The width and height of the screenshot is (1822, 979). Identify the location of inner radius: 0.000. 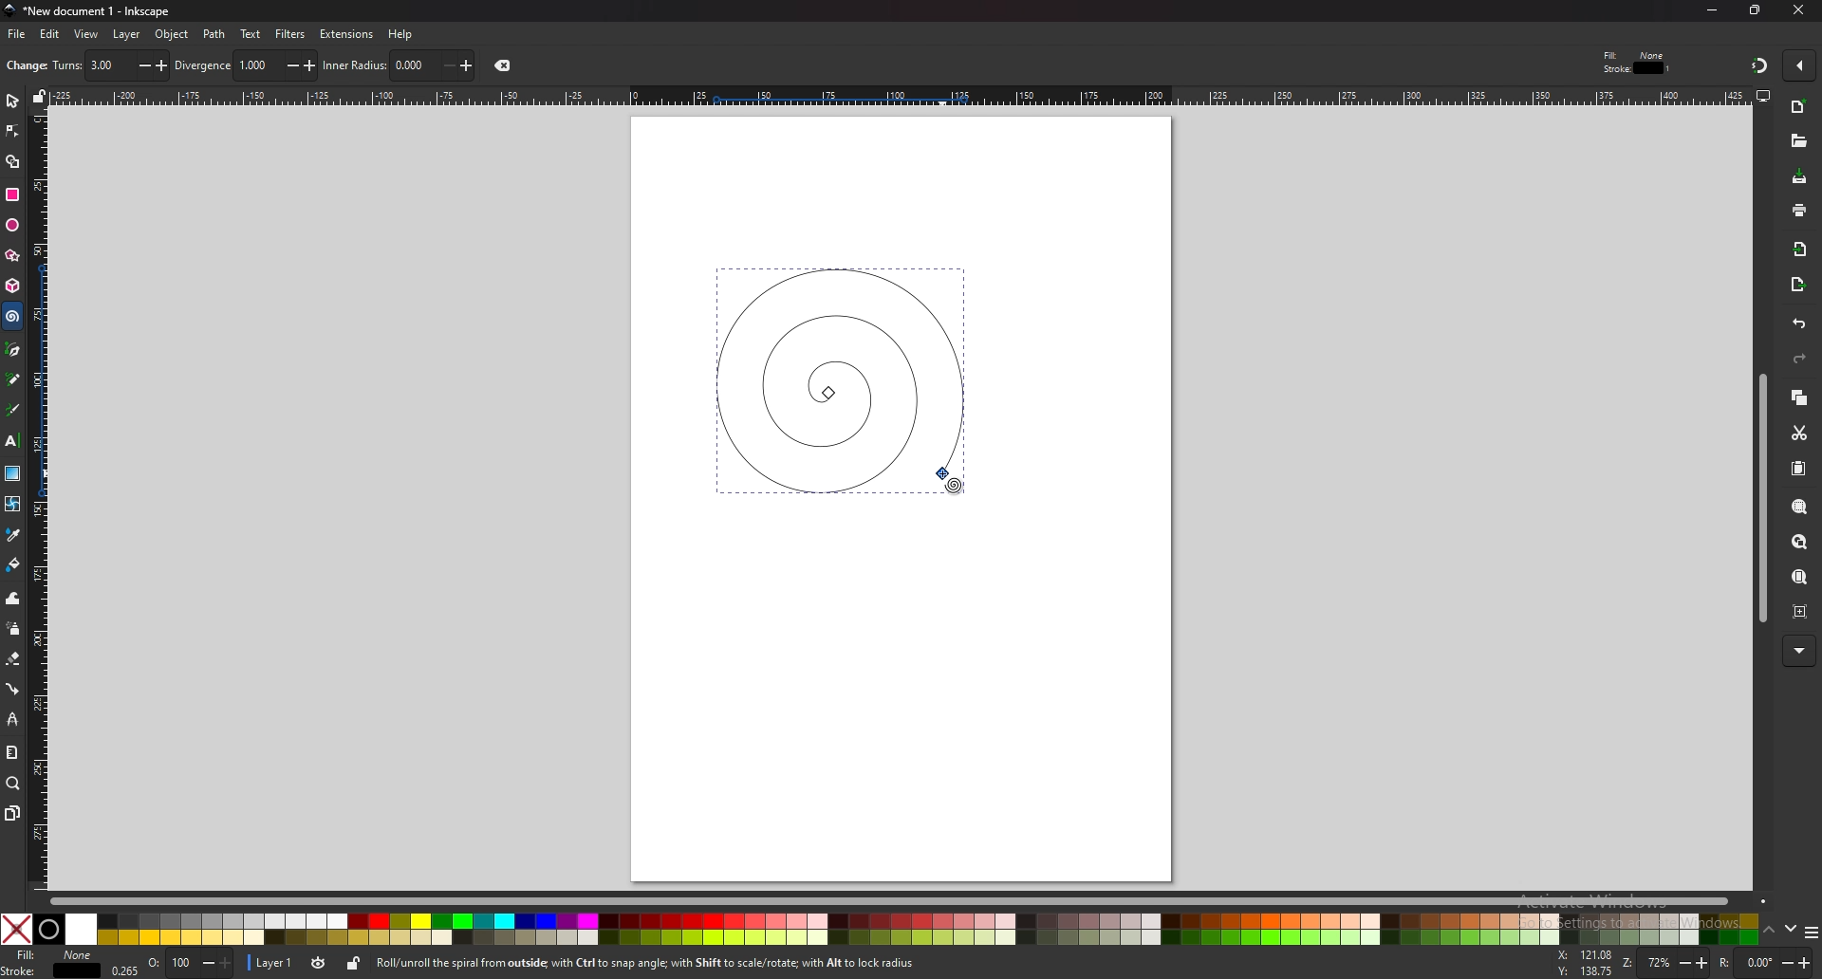
(399, 65).